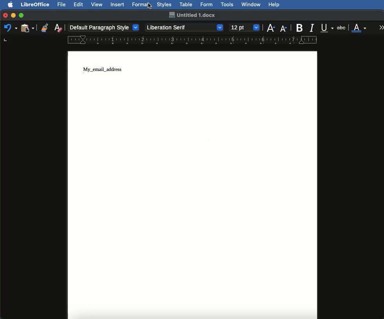 The height and width of the screenshot is (319, 384). I want to click on Help, so click(274, 5).